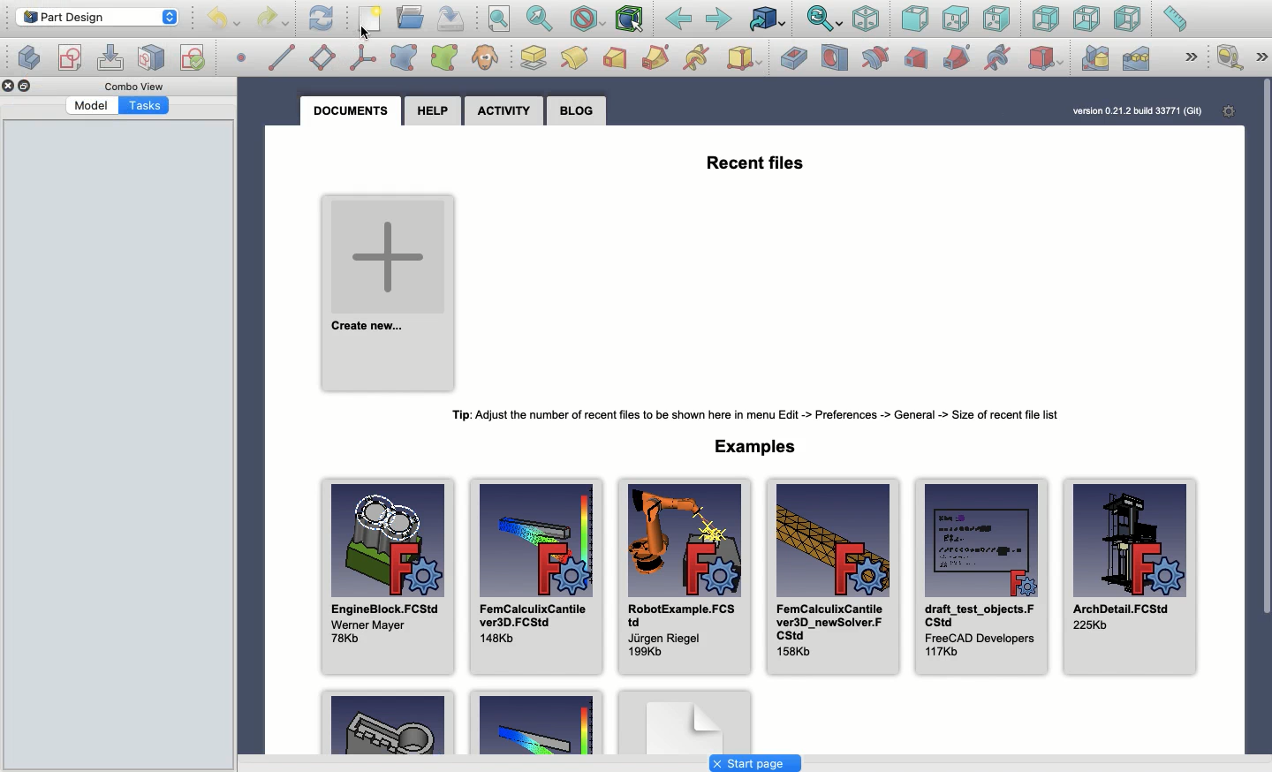 This screenshot has height=772, width=1272. I want to click on Datum line, so click(283, 57).